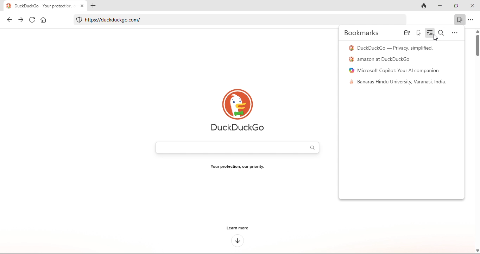 Image resolution: width=480 pixels, height=254 pixels. What do you see at coordinates (31, 20) in the screenshot?
I see `refresh` at bounding box center [31, 20].